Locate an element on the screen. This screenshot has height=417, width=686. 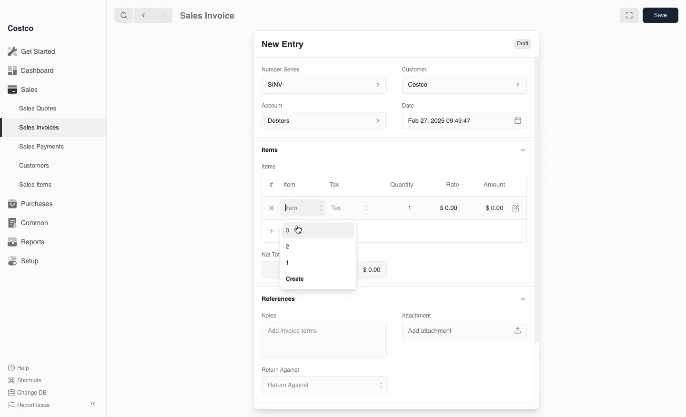
Net Total is located at coordinates (269, 254).